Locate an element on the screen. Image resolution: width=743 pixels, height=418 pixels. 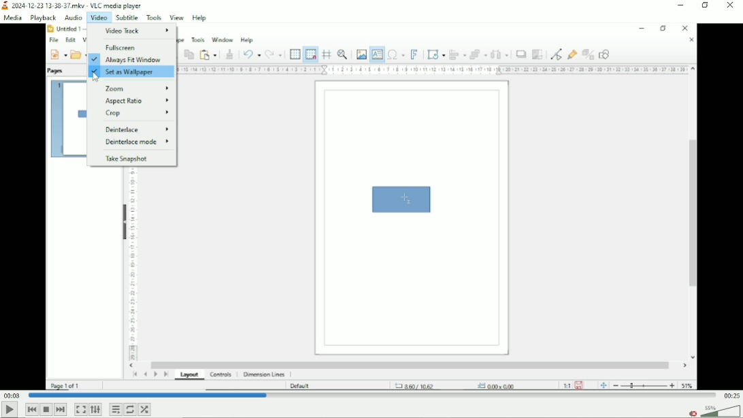
2024-12-23 13-38-37.mkv VLC media player is located at coordinates (80, 5).